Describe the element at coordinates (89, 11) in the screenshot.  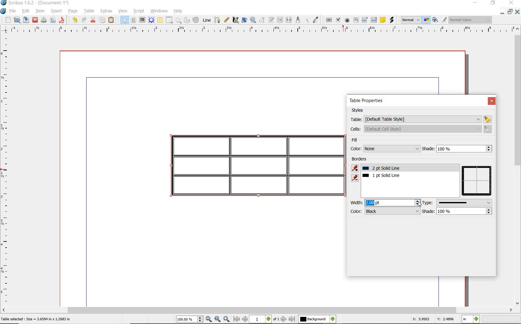
I see `table` at that location.